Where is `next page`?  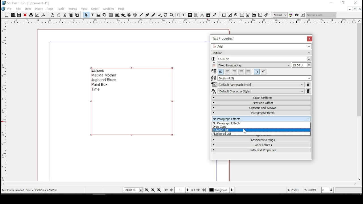
next page is located at coordinates (198, 190).